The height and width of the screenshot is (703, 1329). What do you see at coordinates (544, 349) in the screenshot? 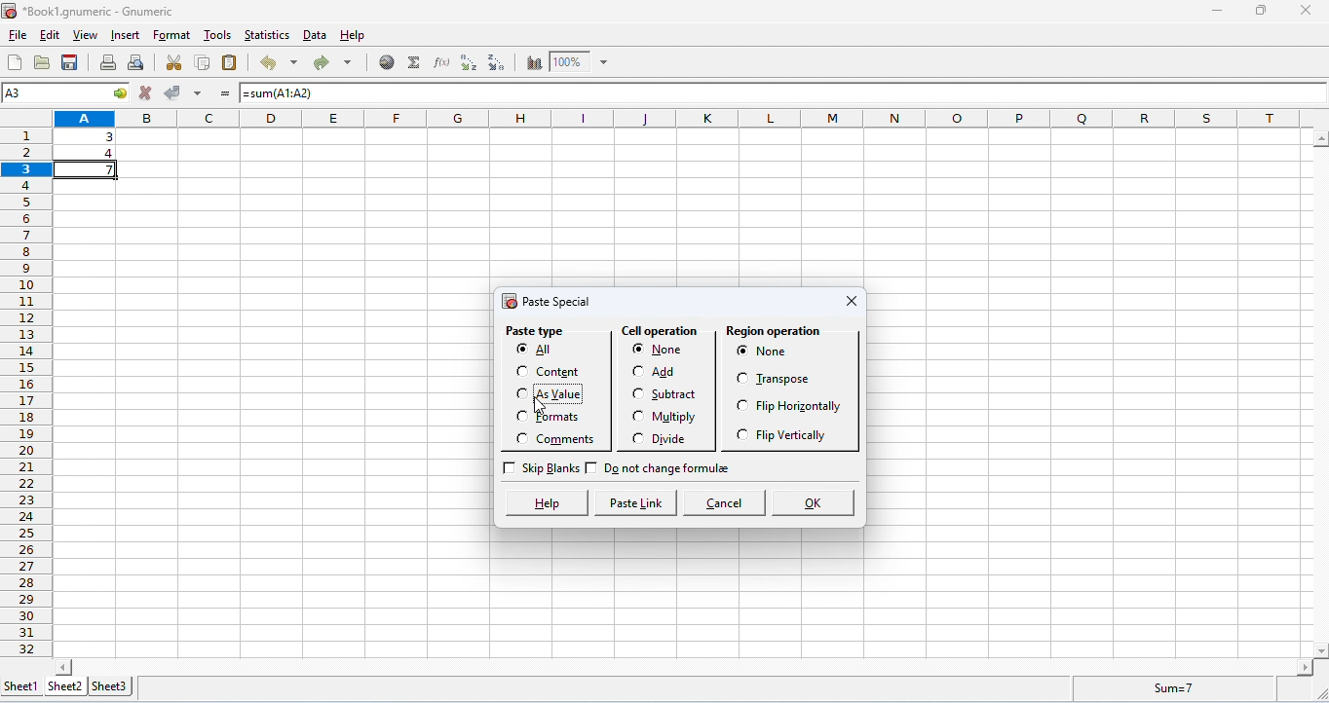
I see `All` at bounding box center [544, 349].